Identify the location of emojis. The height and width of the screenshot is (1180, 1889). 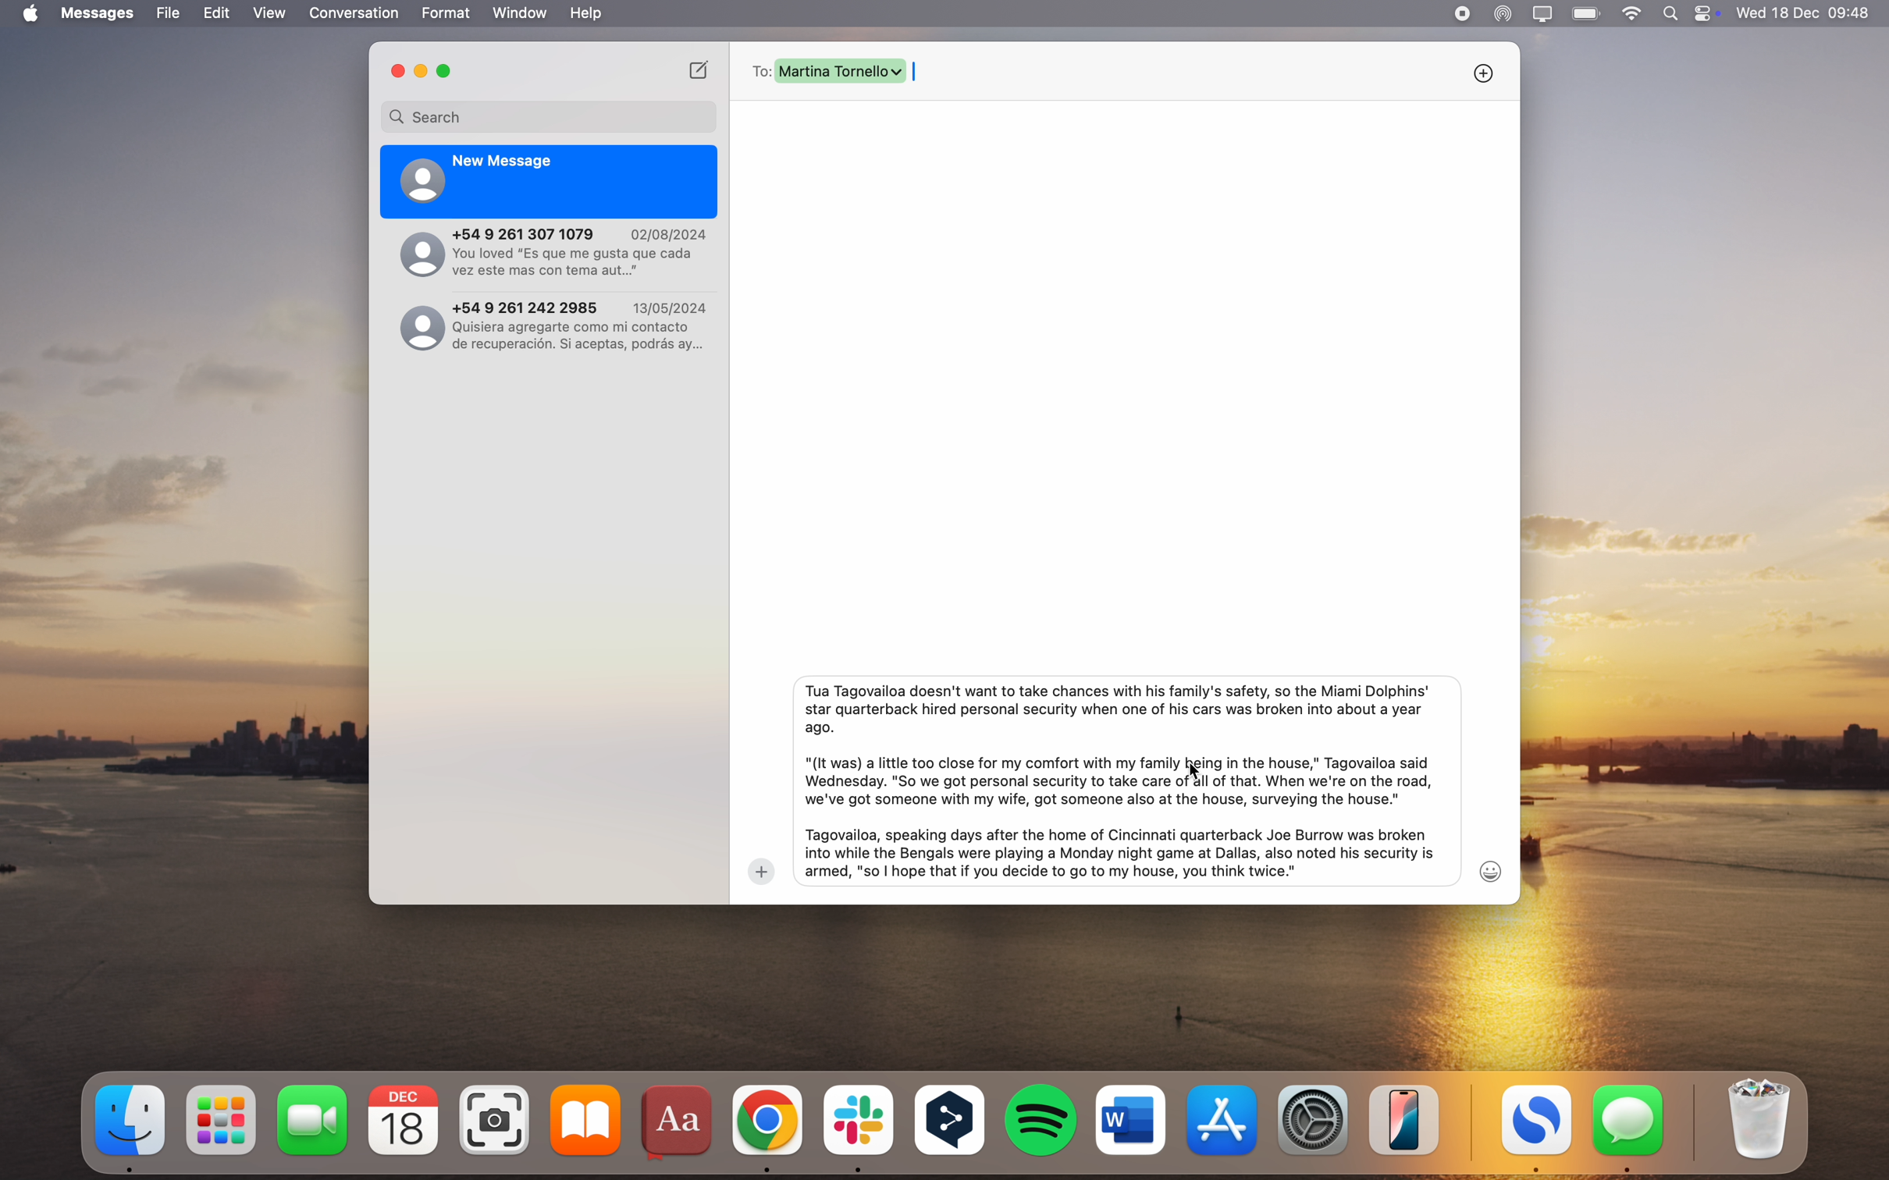
(1492, 871).